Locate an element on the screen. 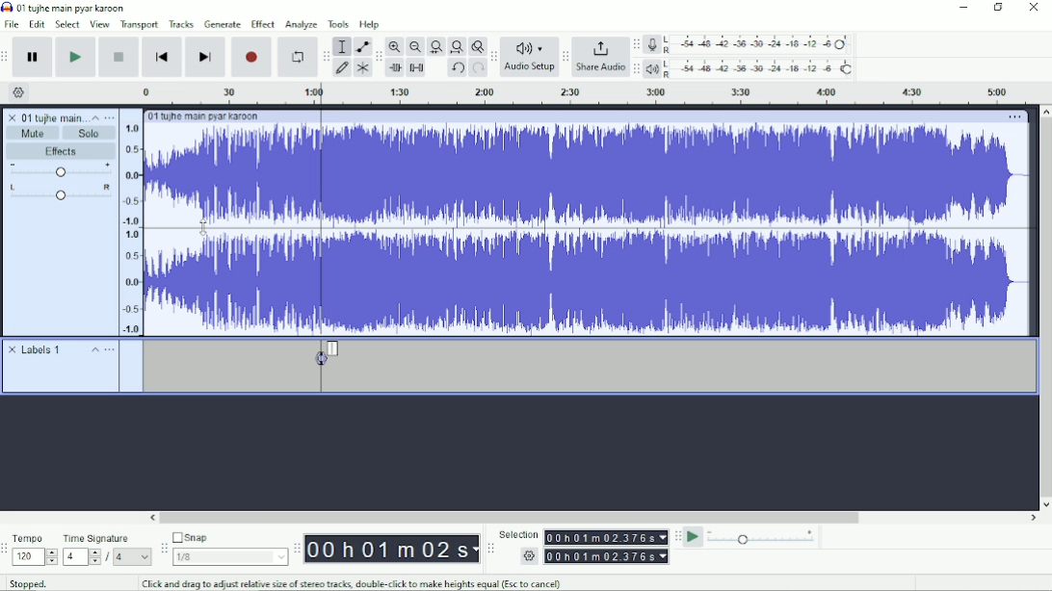 Image resolution: width=1052 pixels, height=591 pixels. Minimize is located at coordinates (964, 8).